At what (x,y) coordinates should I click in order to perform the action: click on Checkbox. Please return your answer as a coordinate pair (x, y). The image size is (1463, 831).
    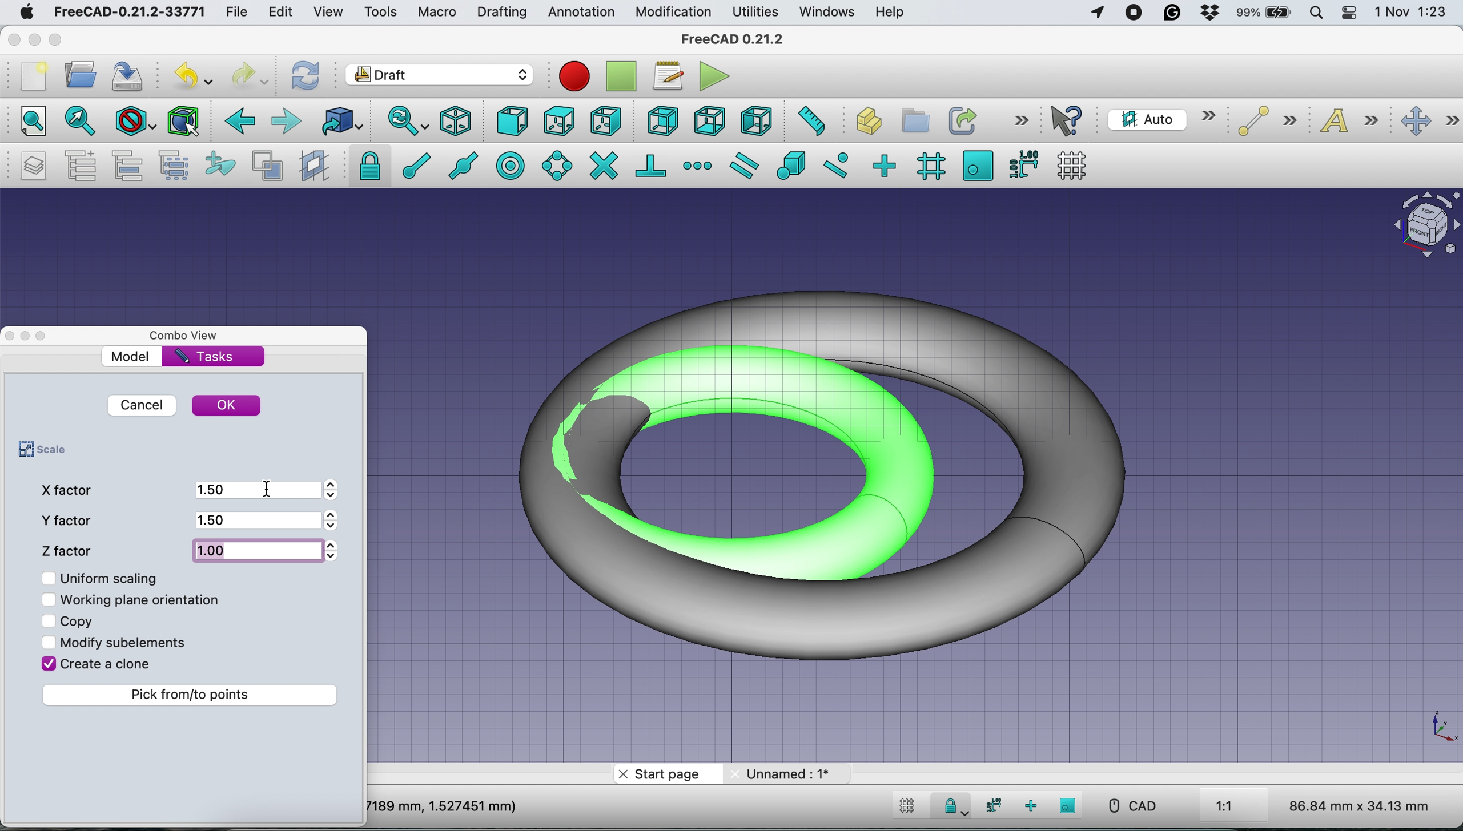
    Looking at the image, I should click on (48, 643).